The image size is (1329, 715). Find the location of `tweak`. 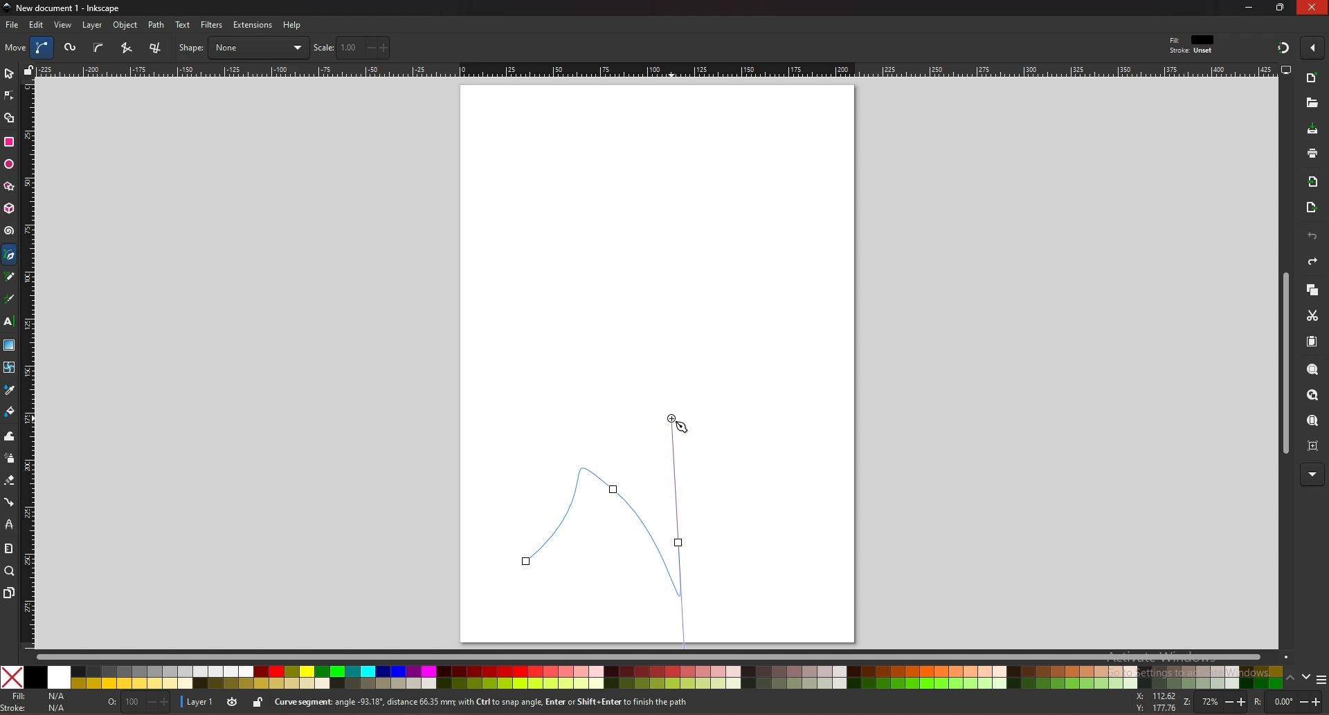

tweak is located at coordinates (10, 436).